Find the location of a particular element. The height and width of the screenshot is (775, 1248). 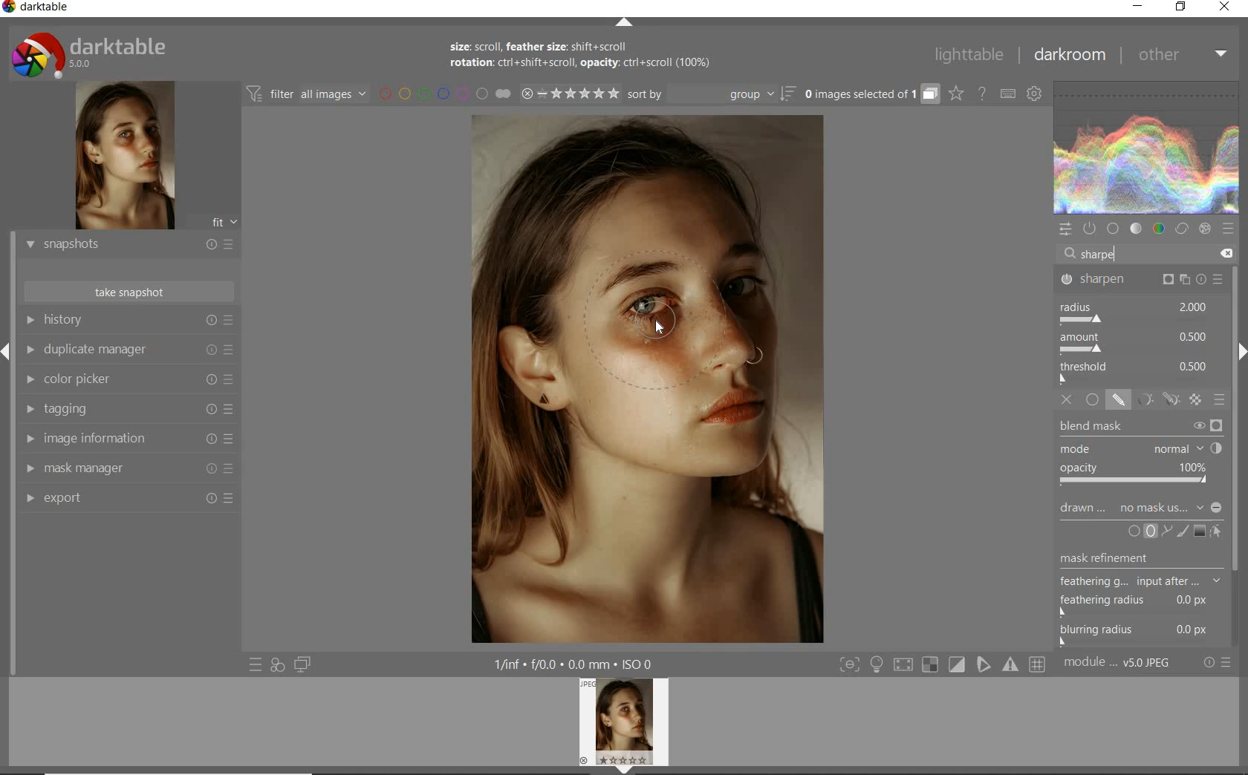

correct is located at coordinates (1181, 230).